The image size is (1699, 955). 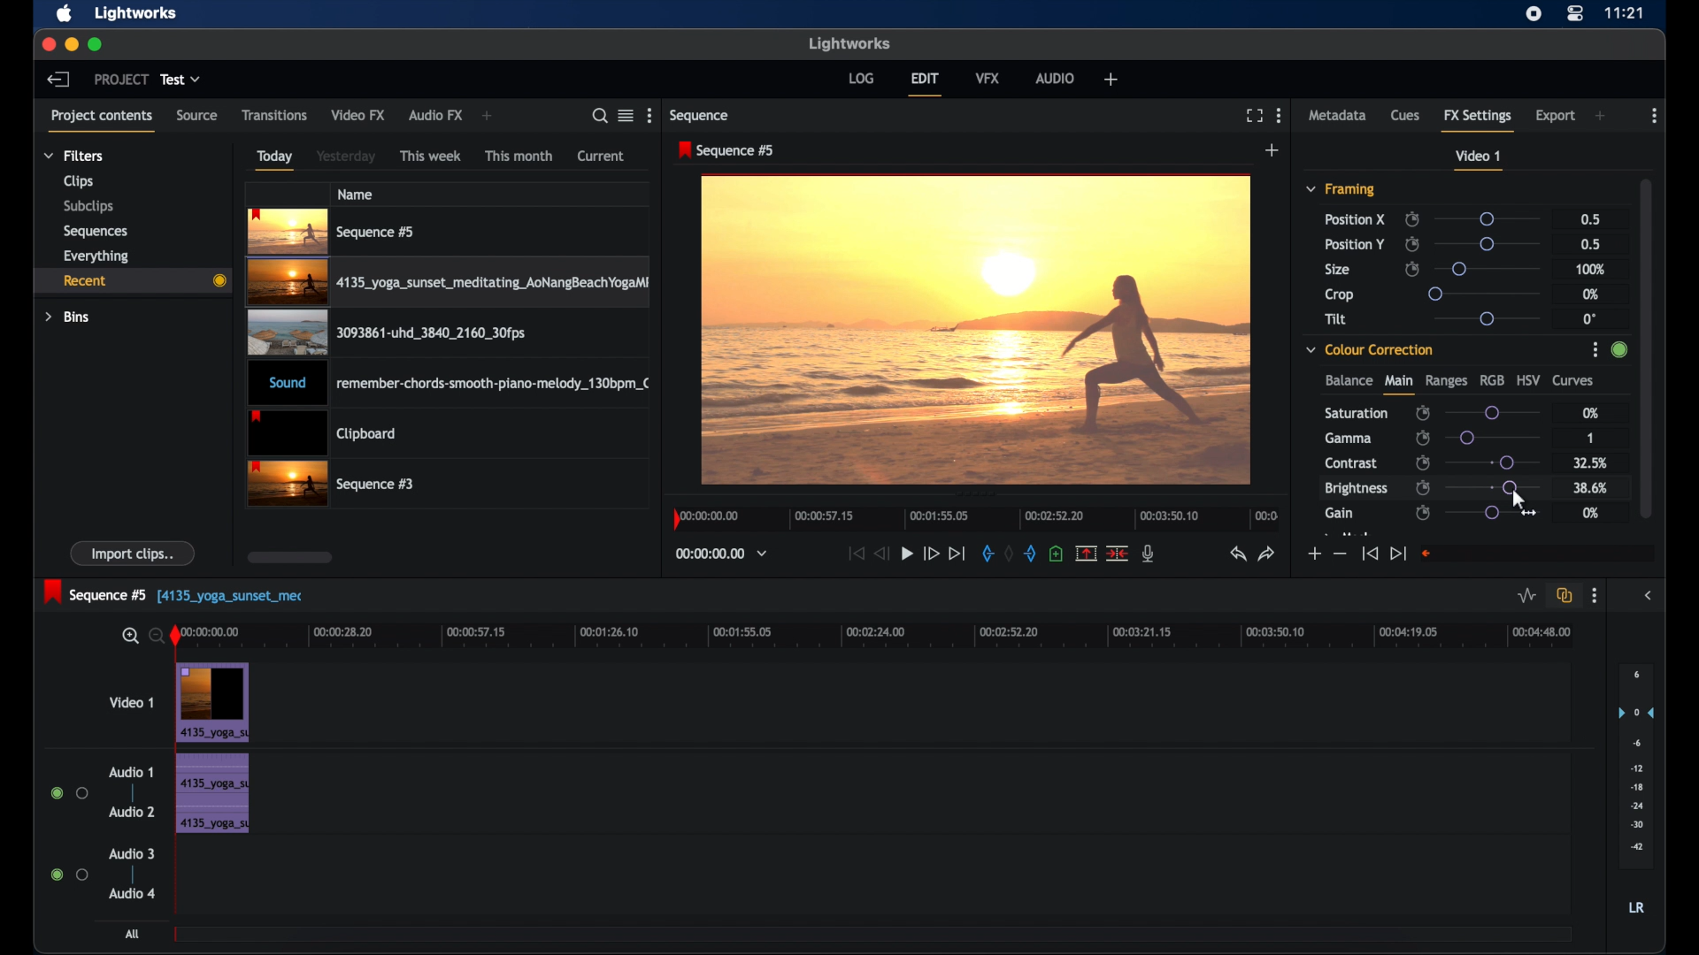 I want to click on add cue at current position, so click(x=1056, y=554).